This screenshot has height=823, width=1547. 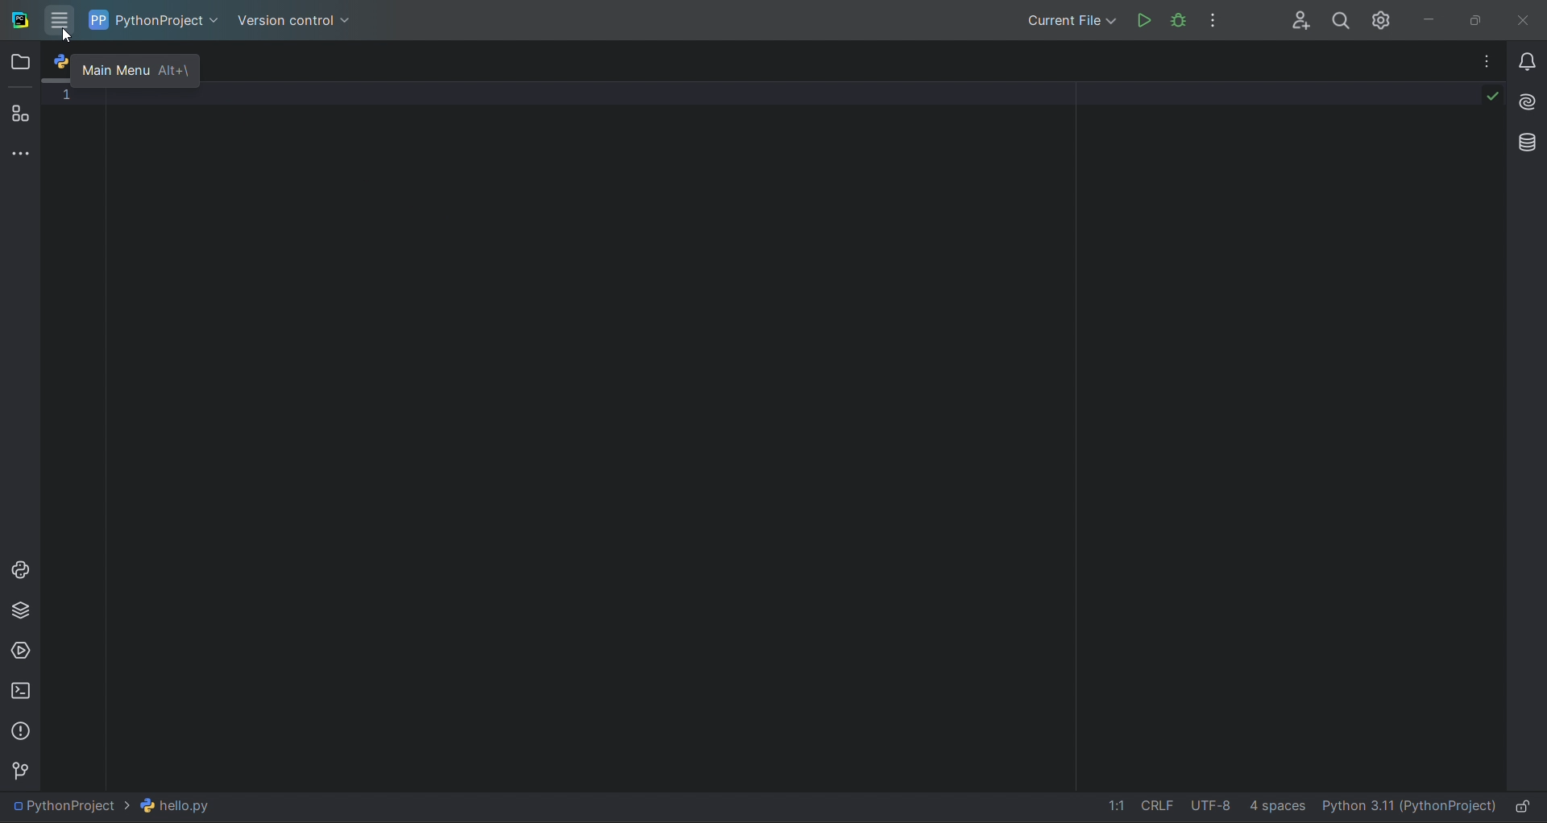 I want to click on version control, so click(x=301, y=21).